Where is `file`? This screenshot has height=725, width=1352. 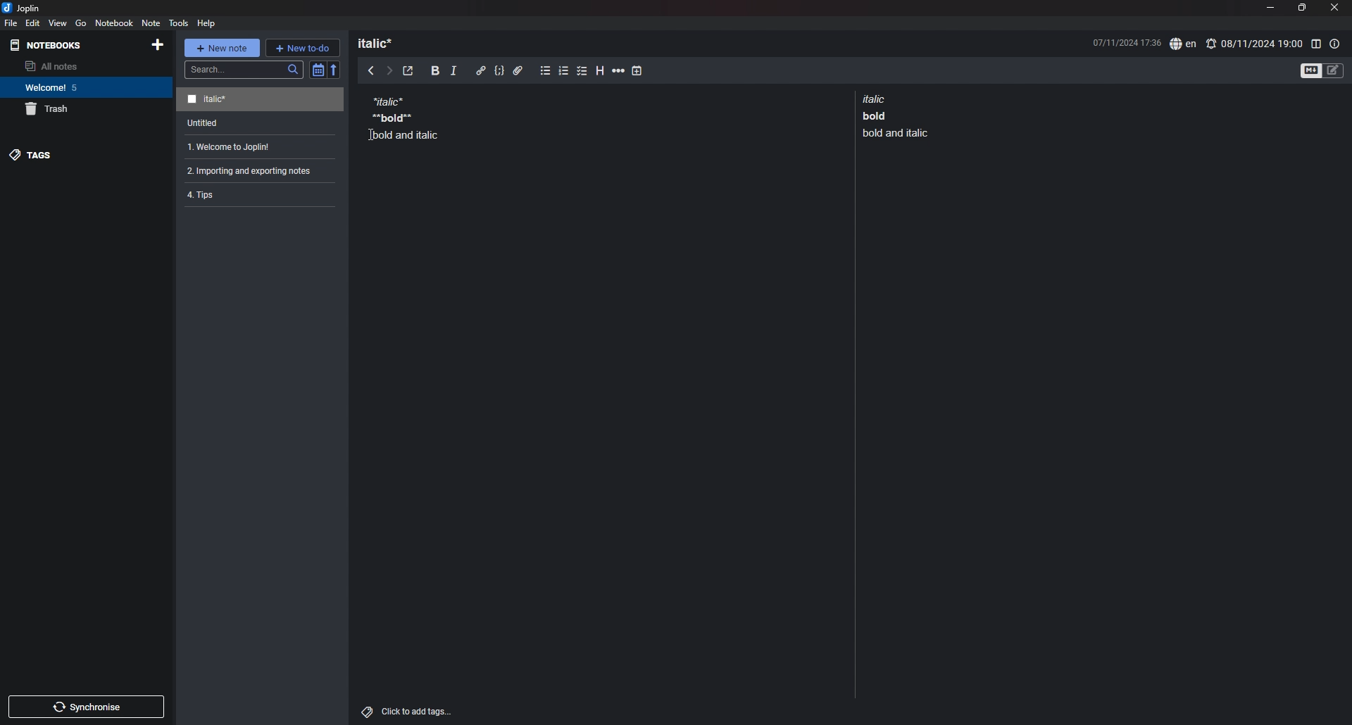 file is located at coordinates (11, 23).